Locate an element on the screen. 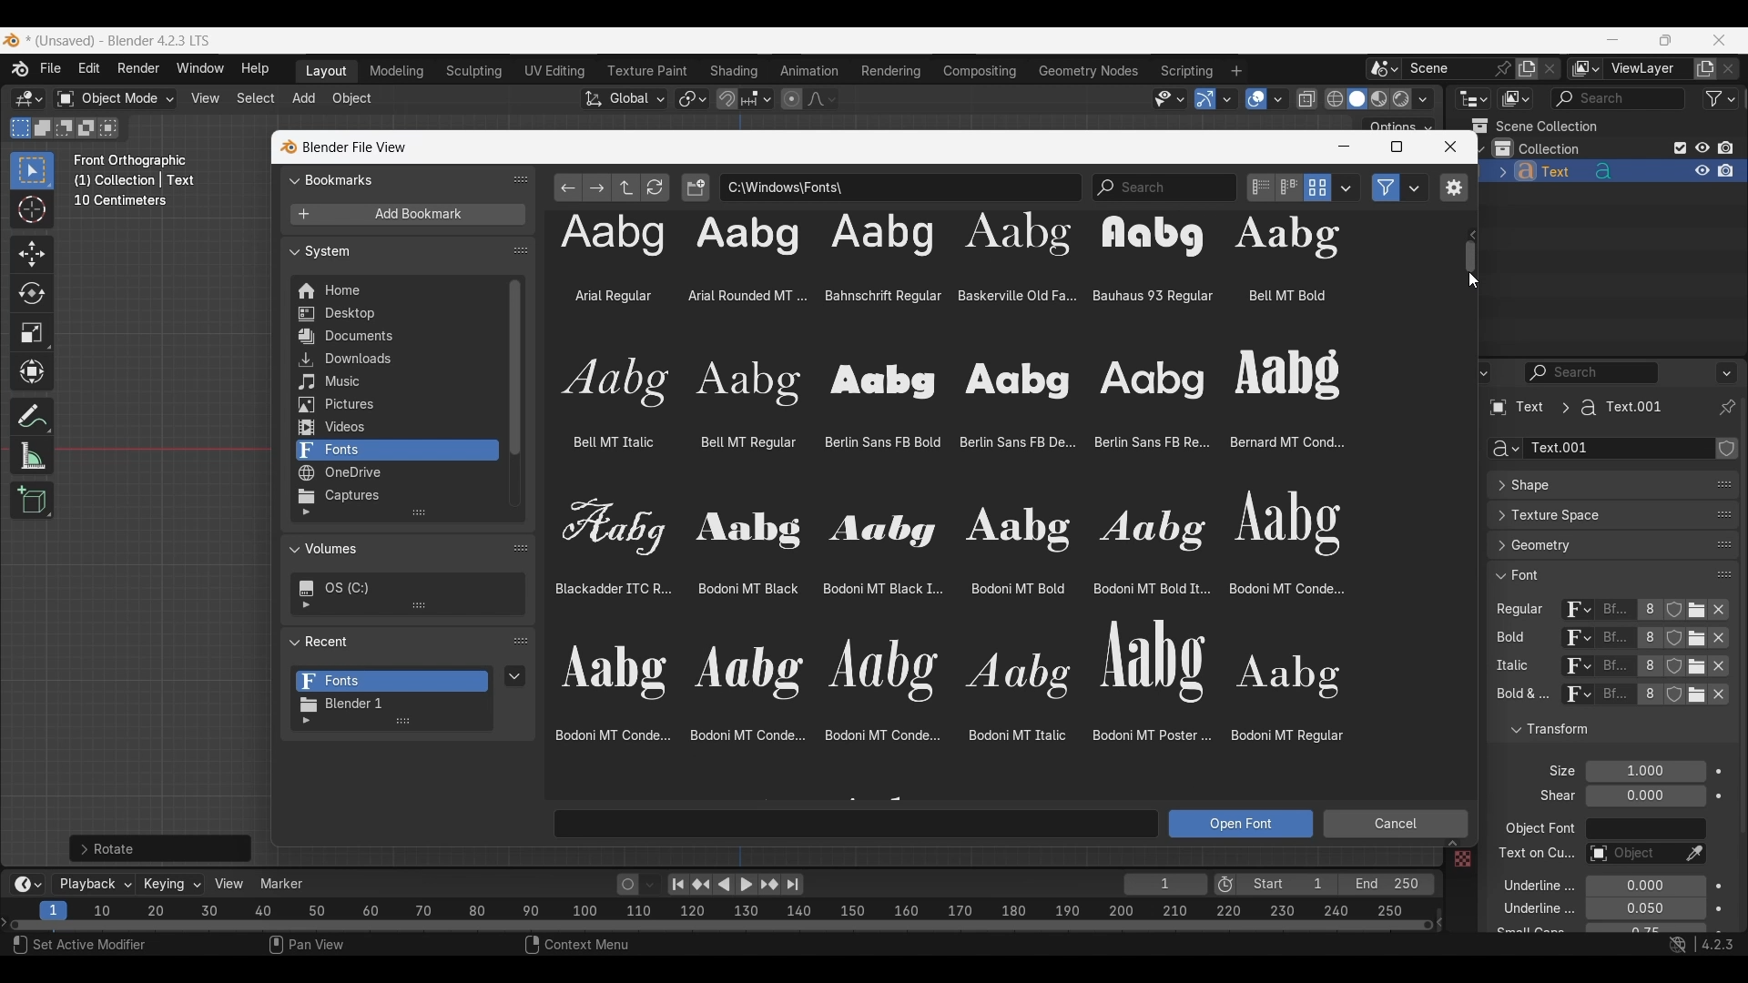 This screenshot has height=983, width=1748. Videos folder is located at coordinates (396, 428).